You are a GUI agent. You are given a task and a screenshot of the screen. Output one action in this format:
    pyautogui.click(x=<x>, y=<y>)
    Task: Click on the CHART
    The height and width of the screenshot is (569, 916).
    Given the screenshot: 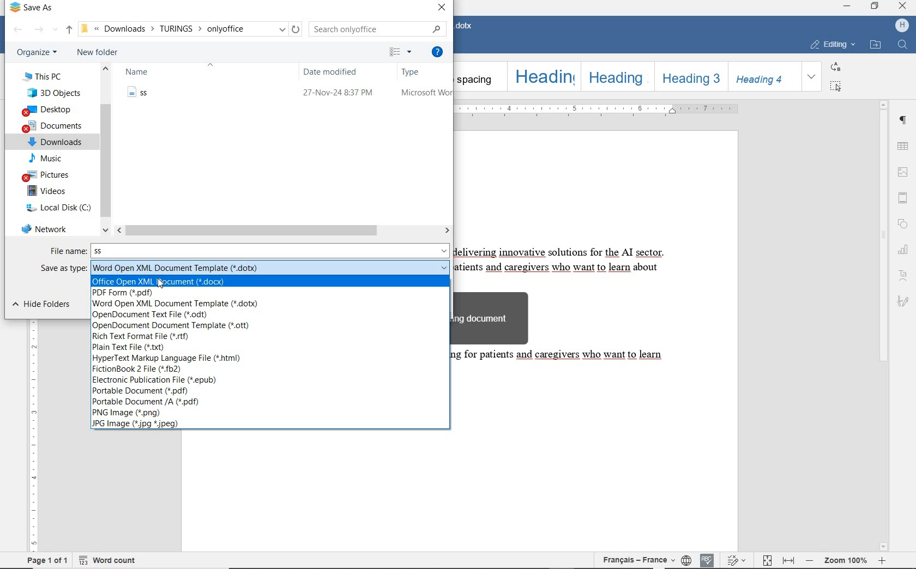 What is the action you would take?
    pyautogui.click(x=905, y=251)
    